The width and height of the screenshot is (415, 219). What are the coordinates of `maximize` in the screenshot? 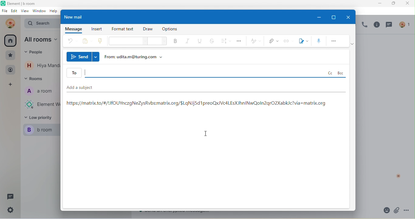 It's located at (335, 16).